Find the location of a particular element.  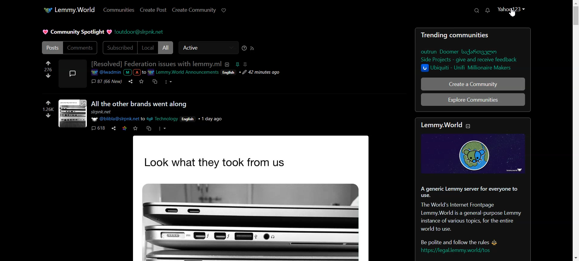

Text is located at coordinates (77, 32).